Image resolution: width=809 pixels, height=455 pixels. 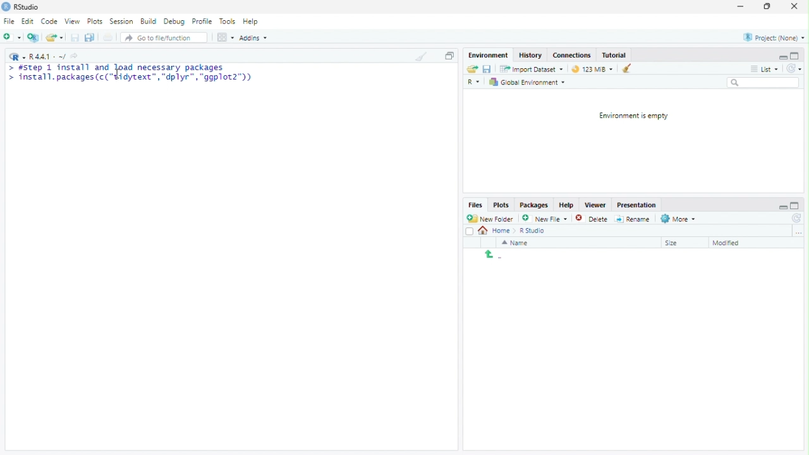 I want to click on More, so click(x=679, y=219).